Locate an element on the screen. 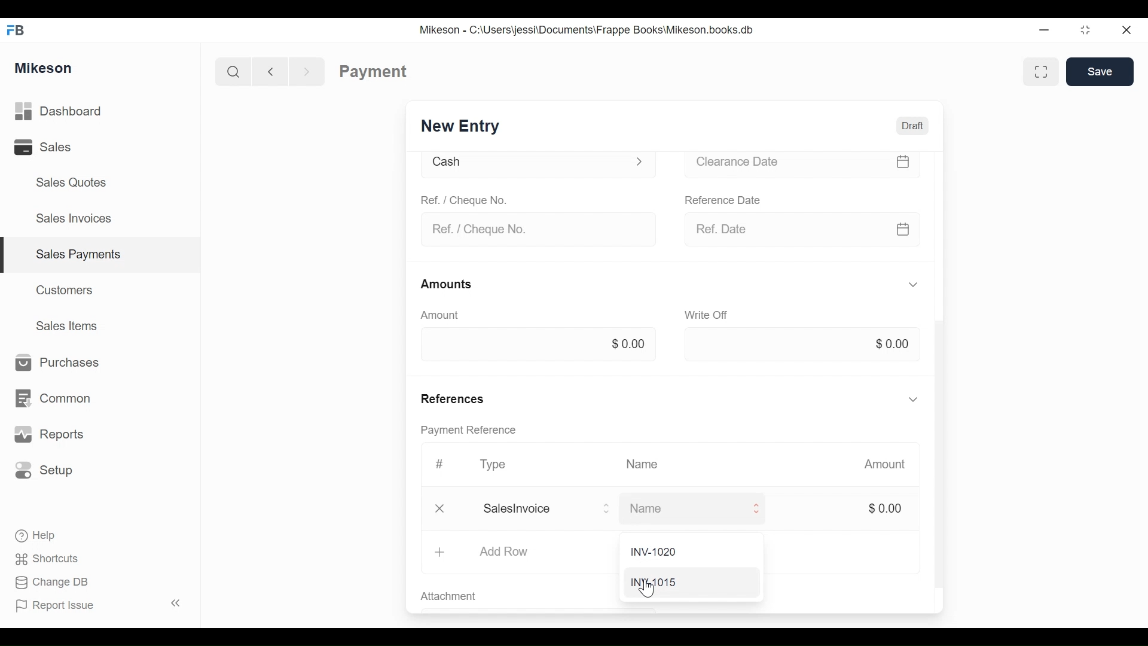 The image size is (1148, 646). Maximize is located at coordinates (1083, 32).